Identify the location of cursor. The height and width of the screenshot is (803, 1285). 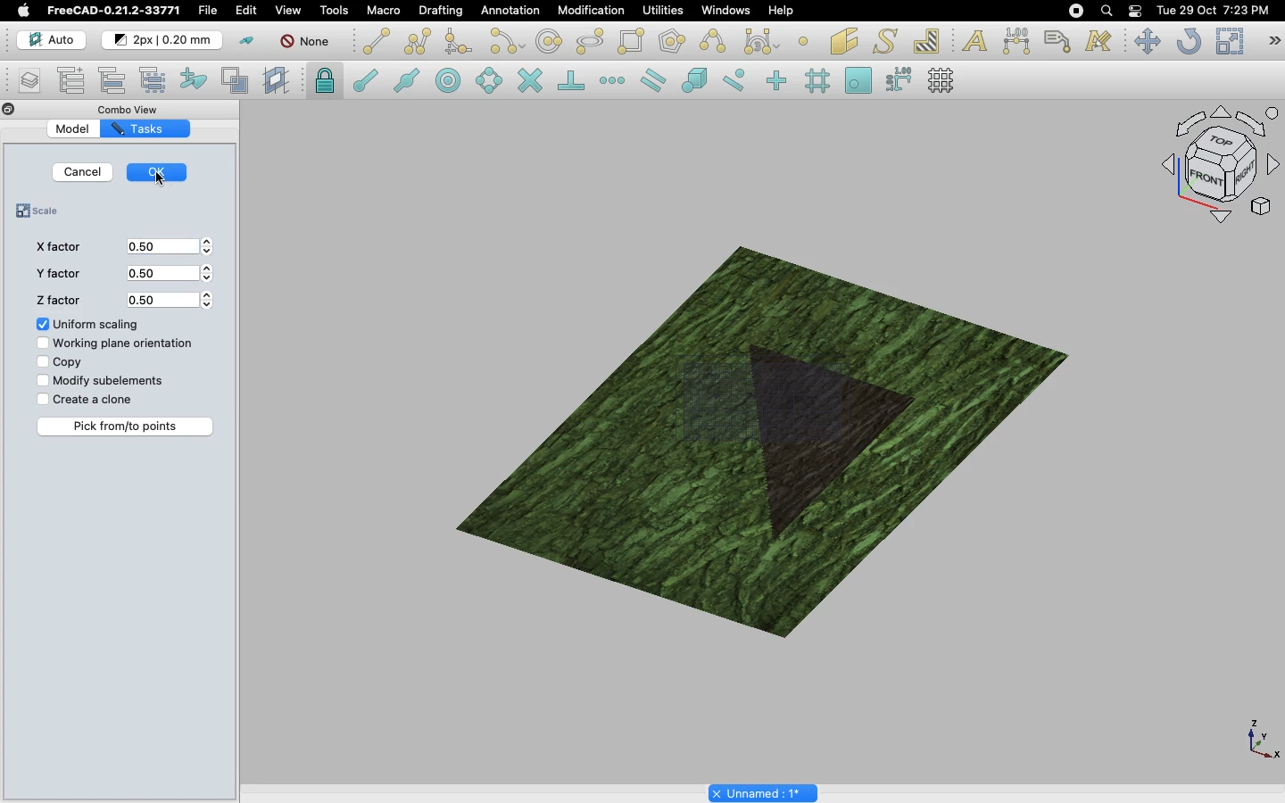
(162, 182).